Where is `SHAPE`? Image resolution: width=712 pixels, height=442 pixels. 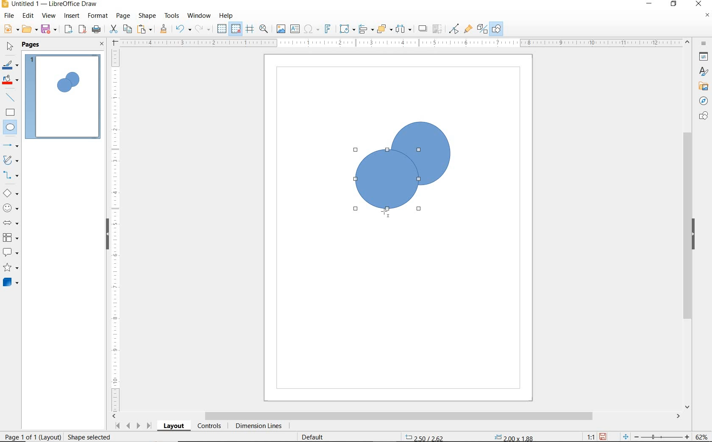 SHAPE is located at coordinates (148, 17).